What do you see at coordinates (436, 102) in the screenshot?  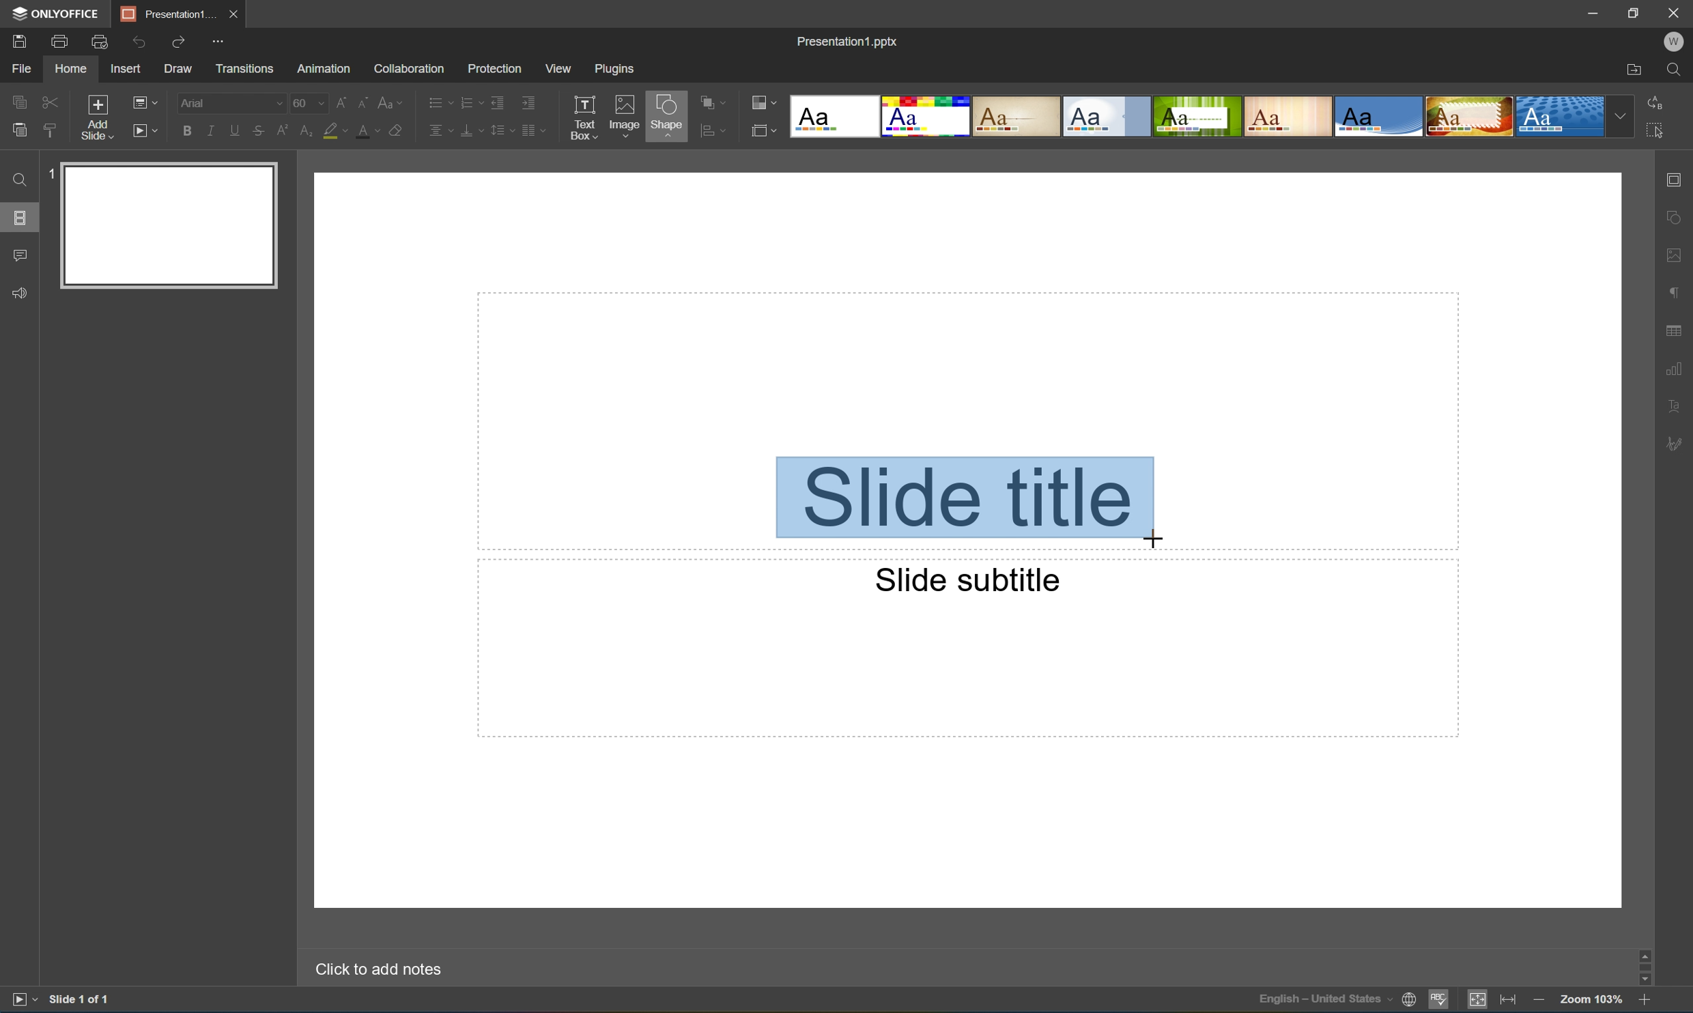 I see `Bullets` at bounding box center [436, 102].